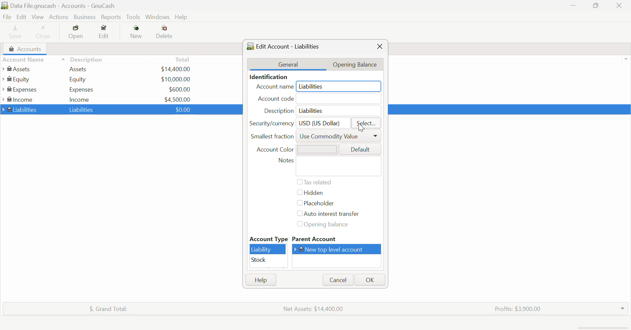  Describe the element at coordinates (21, 17) in the screenshot. I see `Edit` at that location.